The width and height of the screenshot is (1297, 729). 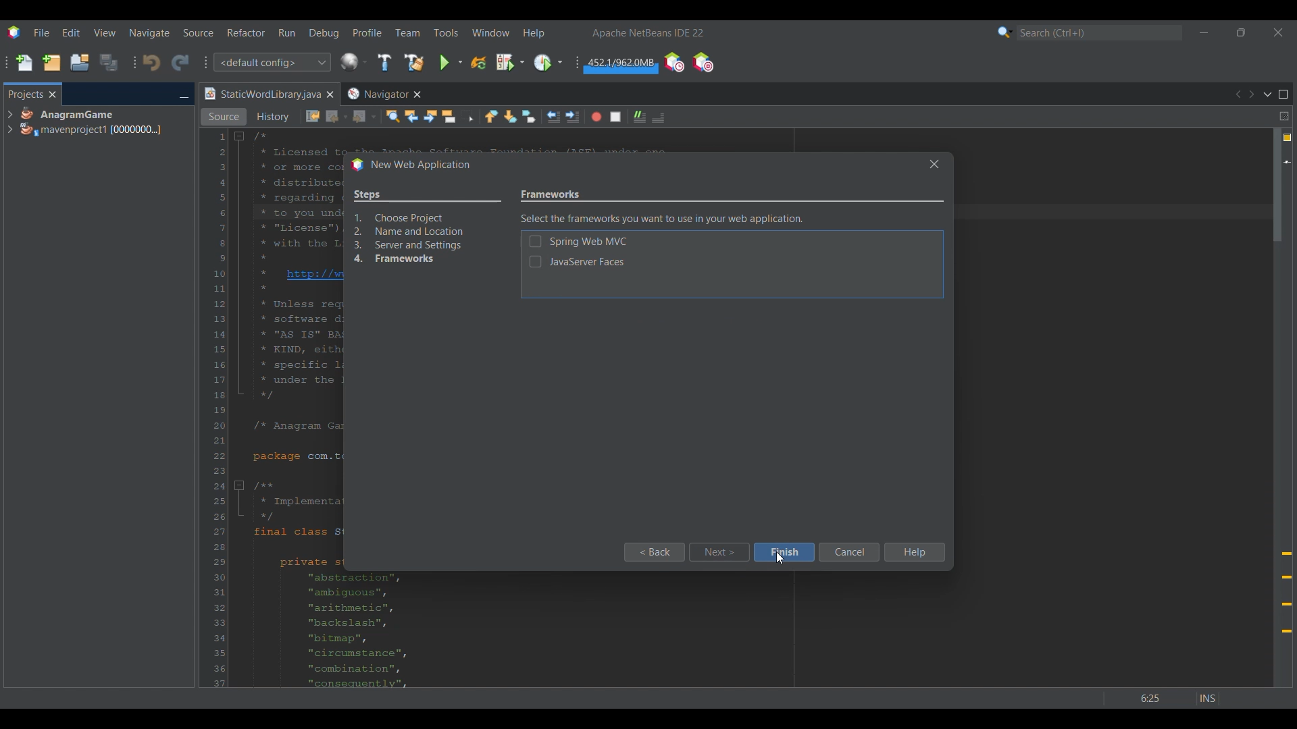 I want to click on Minimize, so click(x=184, y=95).